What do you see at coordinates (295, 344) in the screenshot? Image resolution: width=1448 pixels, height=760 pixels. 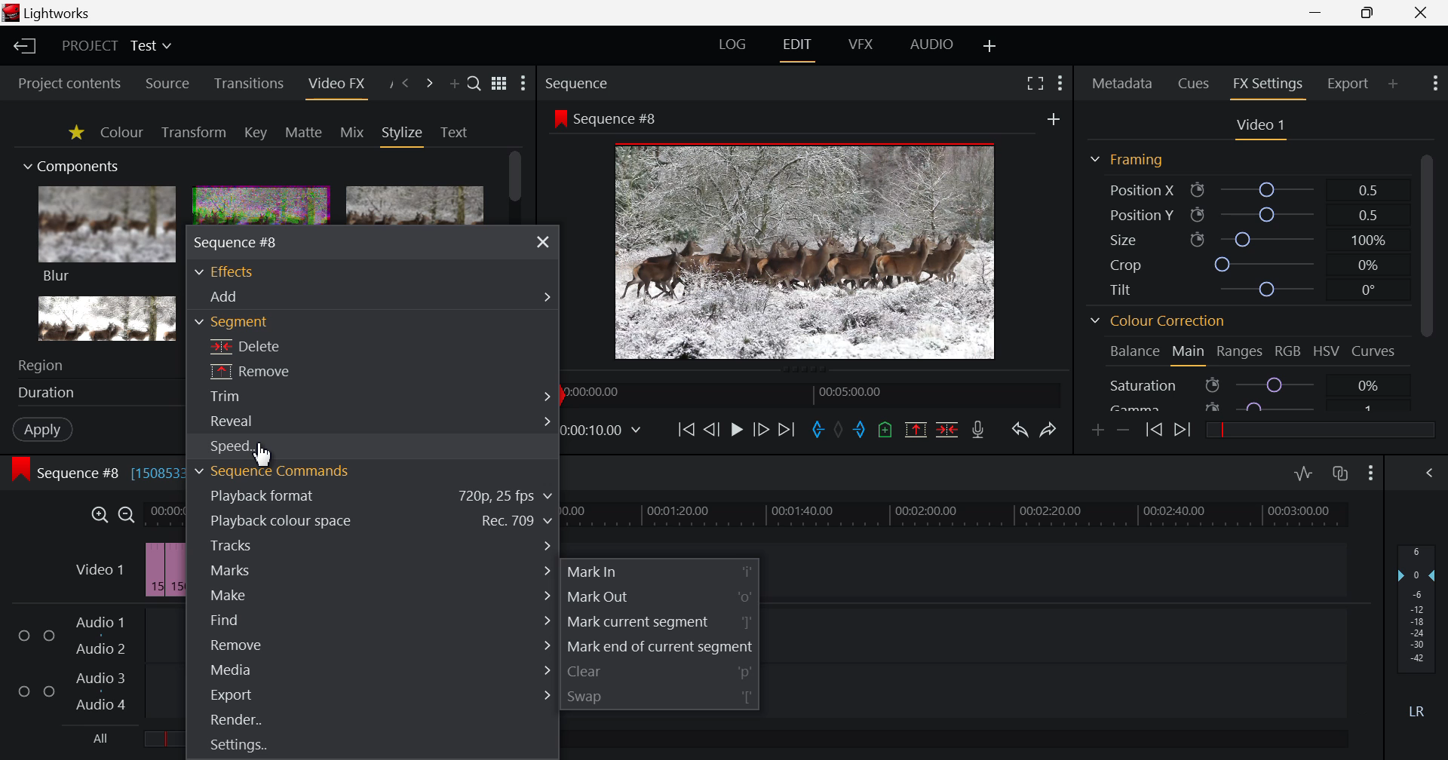 I see `Delete` at bounding box center [295, 344].